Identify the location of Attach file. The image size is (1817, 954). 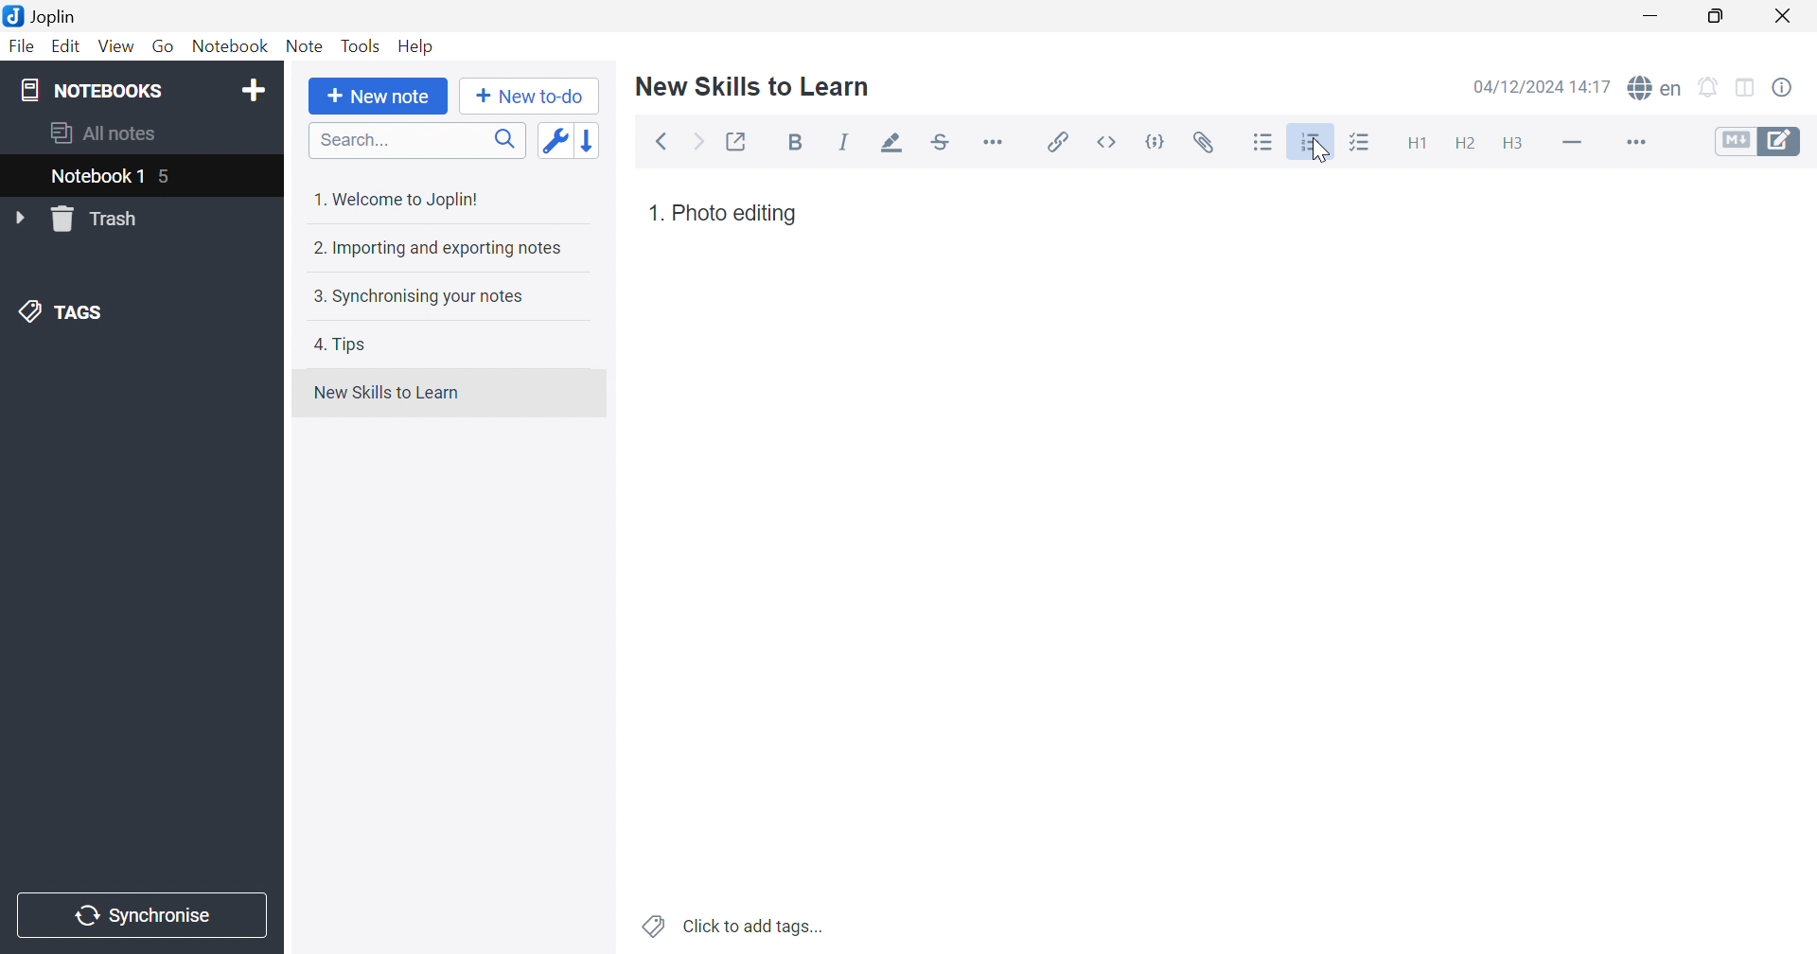
(1204, 143).